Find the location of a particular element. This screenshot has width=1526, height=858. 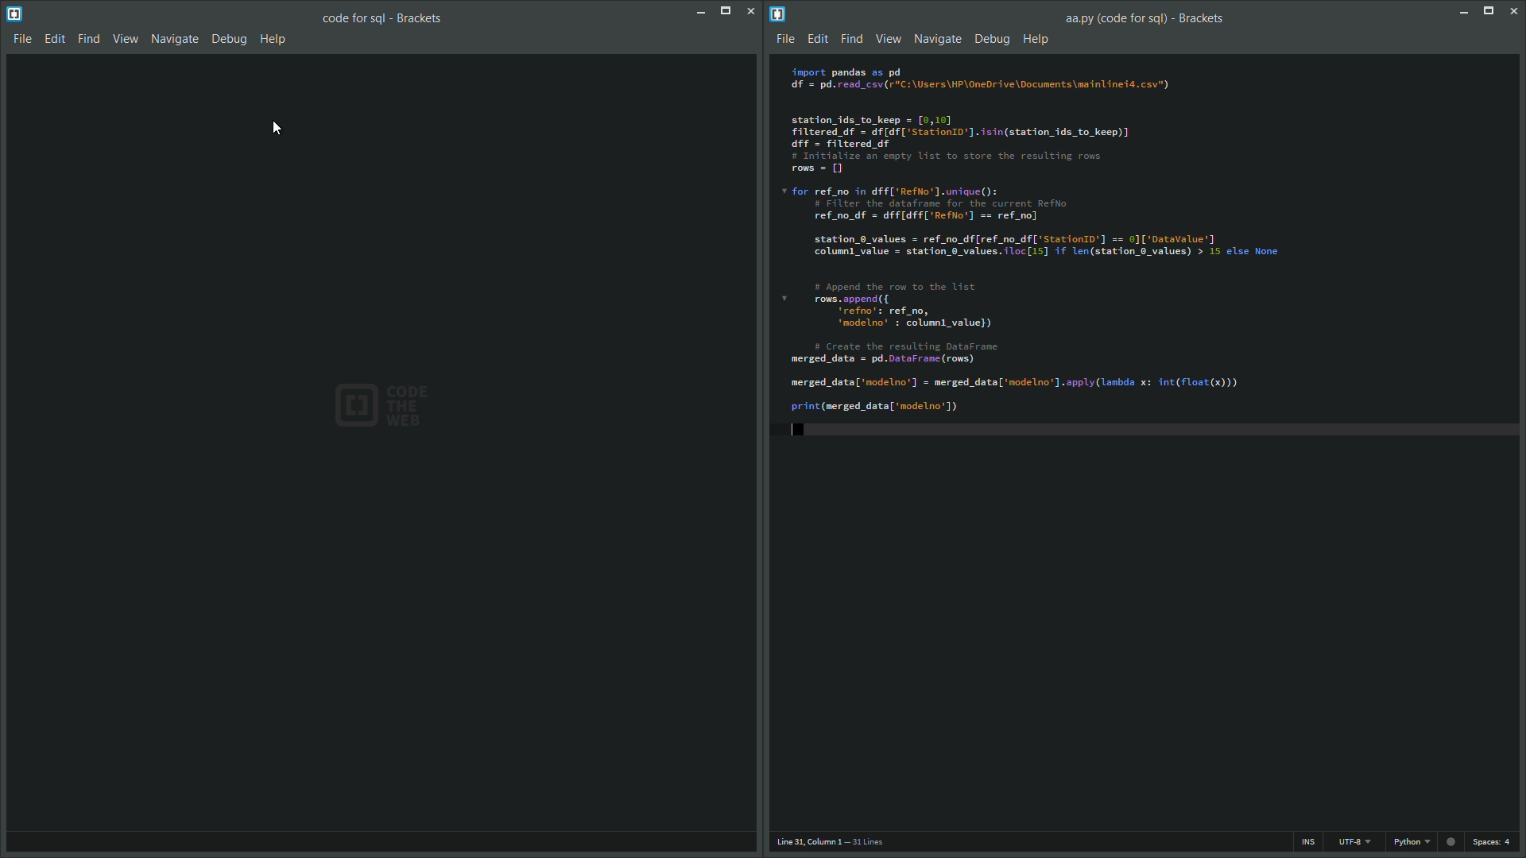

minimise is located at coordinates (701, 15).